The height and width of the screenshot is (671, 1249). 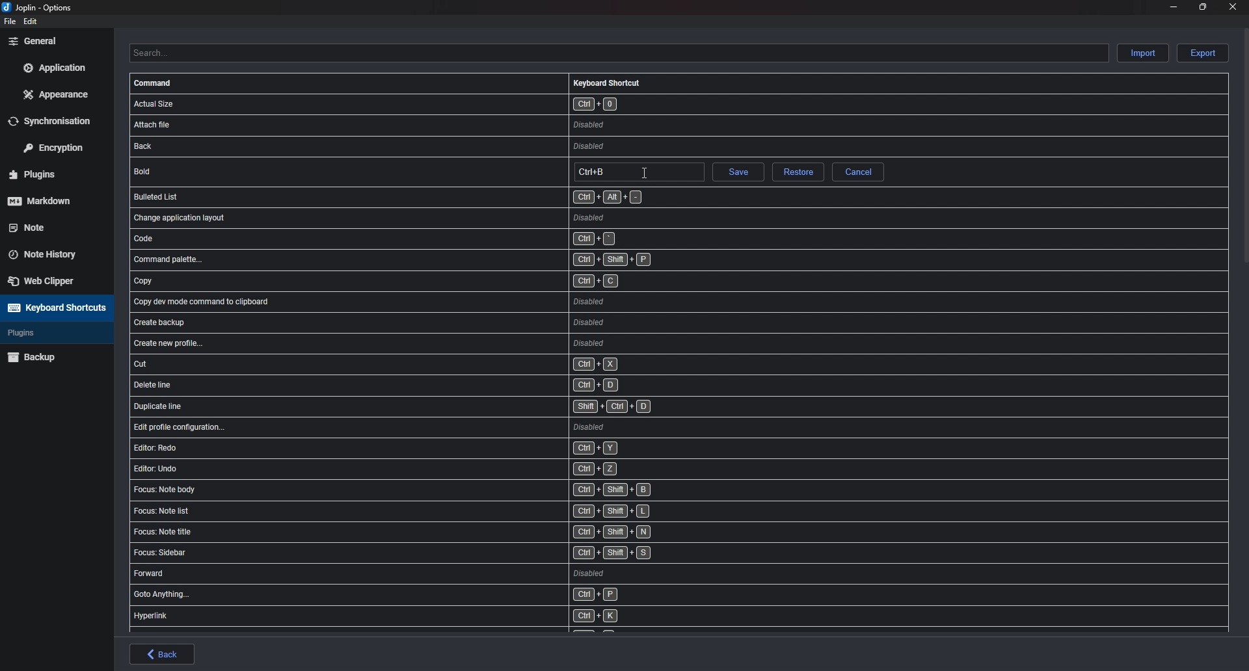 What do you see at coordinates (47, 333) in the screenshot?
I see `Plugins` at bounding box center [47, 333].